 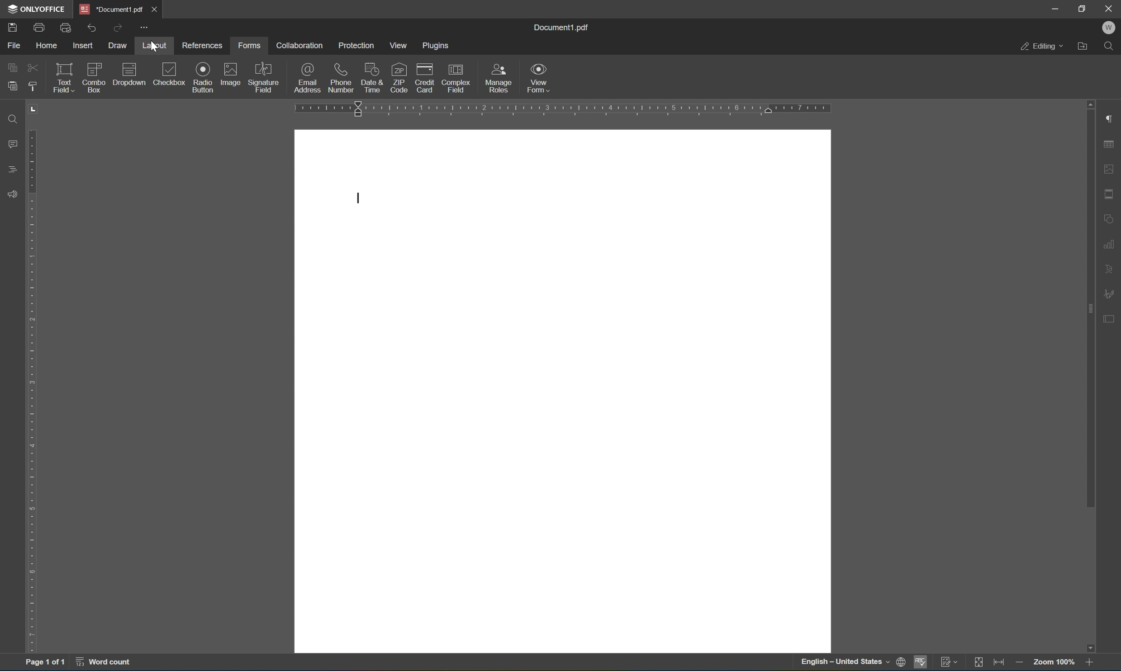 What do you see at coordinates (1083, 7) in the screenshot?
I see `restore down` at bounding box center [1083, 7].